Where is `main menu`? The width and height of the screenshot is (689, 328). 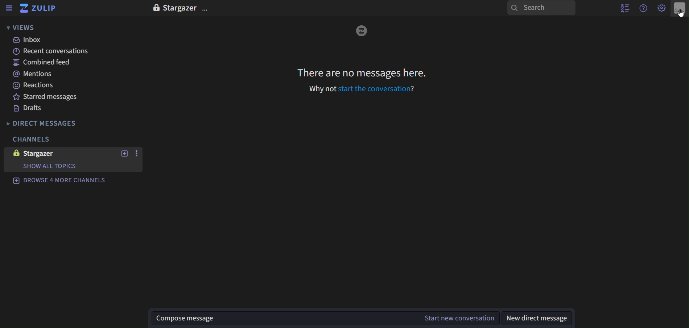
main menu is located at coordinates (662, 8).